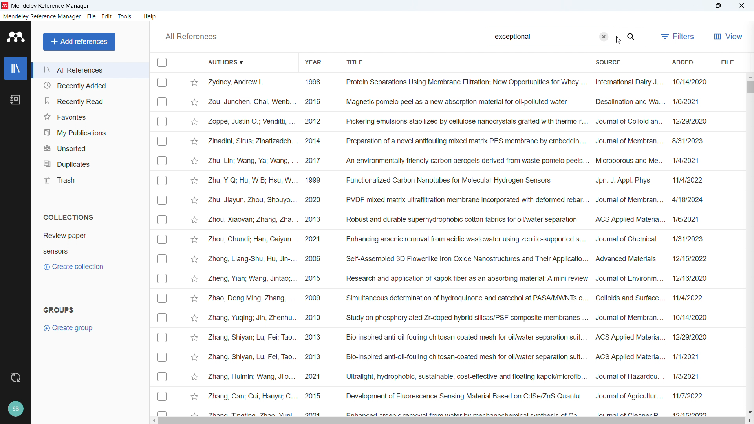 Image resolution: width=754 pixels, height=424 pixels. I want to click on Recently read , so click(90, 100).